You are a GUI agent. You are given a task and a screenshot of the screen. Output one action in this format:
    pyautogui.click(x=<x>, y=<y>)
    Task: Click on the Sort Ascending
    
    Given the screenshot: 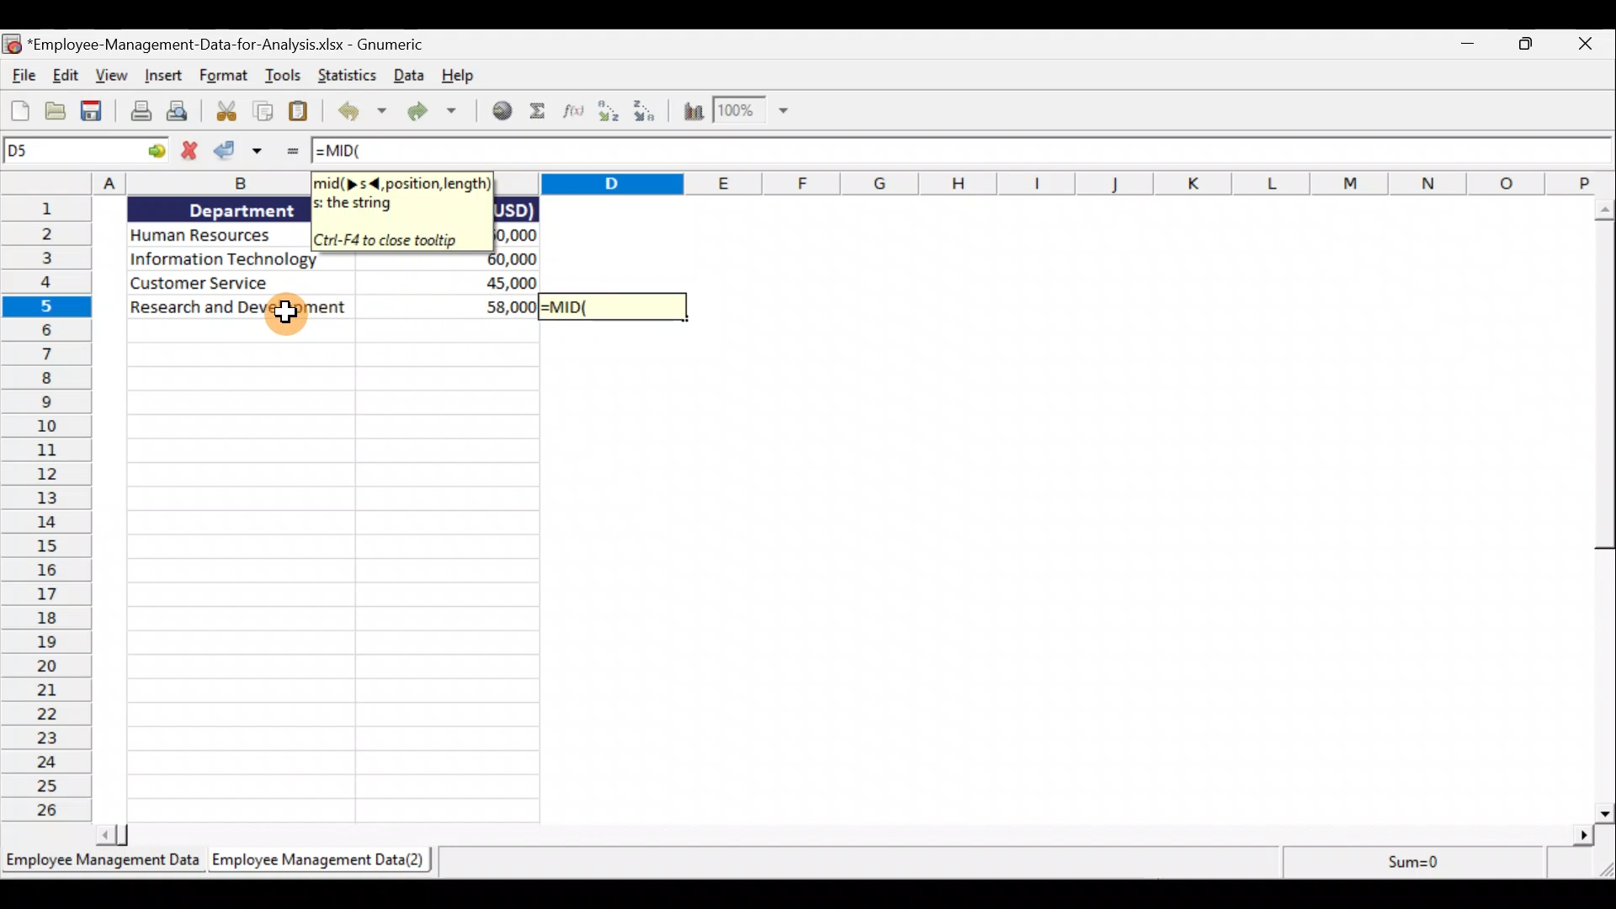 What is the action you would take?
    pyautogui.click(x=609, y=114)
    